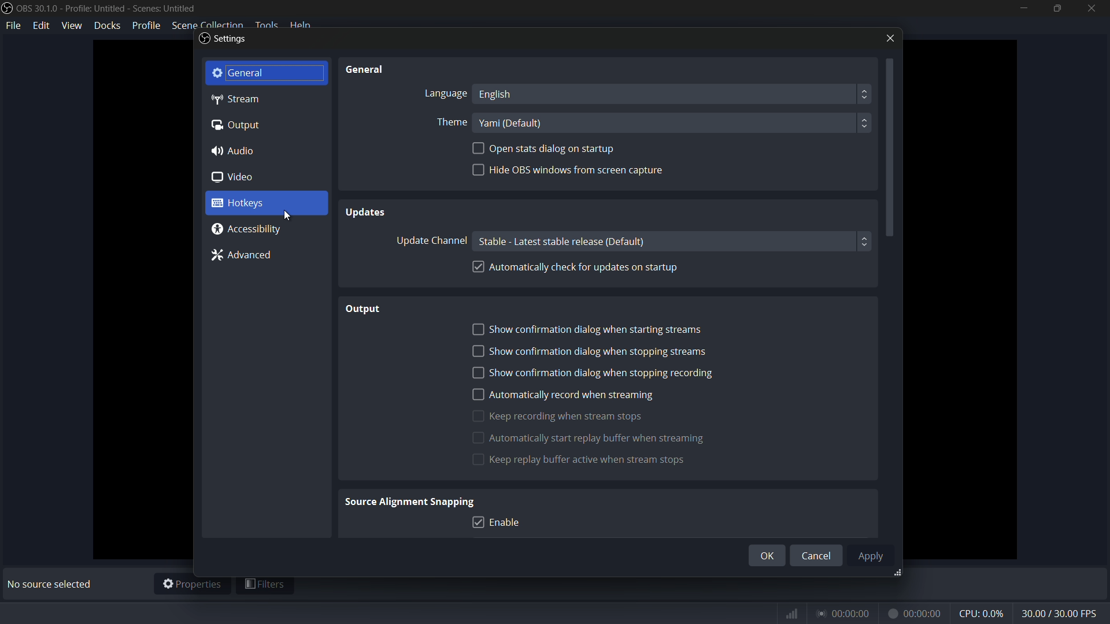 Image resolution: width=1110 pixels, height=624 pixels. Describe the element at coordinates (236, 99) in the screenshot. I see `stream` at that location.